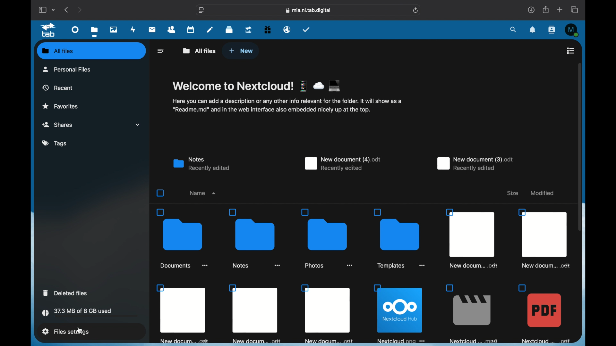 Image resolution: width=616 pixels, height=346 pixels. What do you see at coordinates (287, 30) in the screenshot?
I see `email` at bounding box center [287, 30].